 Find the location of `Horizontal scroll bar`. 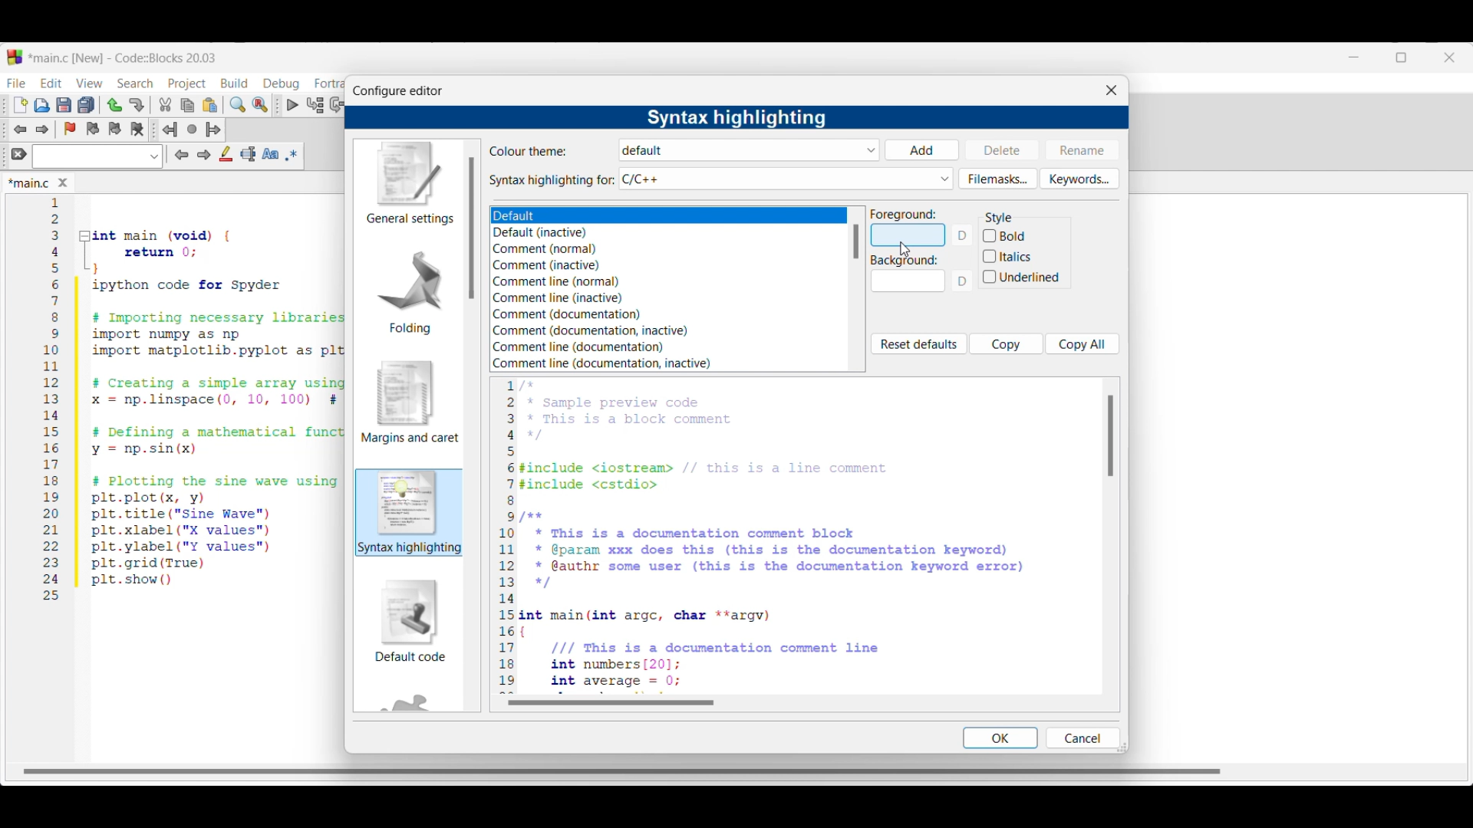

Horizontal scroll bar is located at coordinates (626, 767).